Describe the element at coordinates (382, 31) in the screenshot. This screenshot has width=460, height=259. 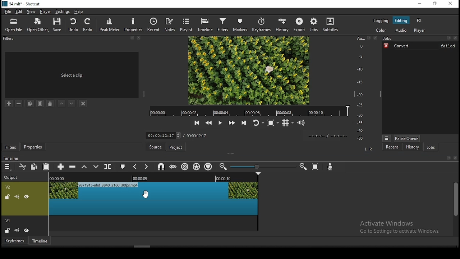
I see `color` at that location.